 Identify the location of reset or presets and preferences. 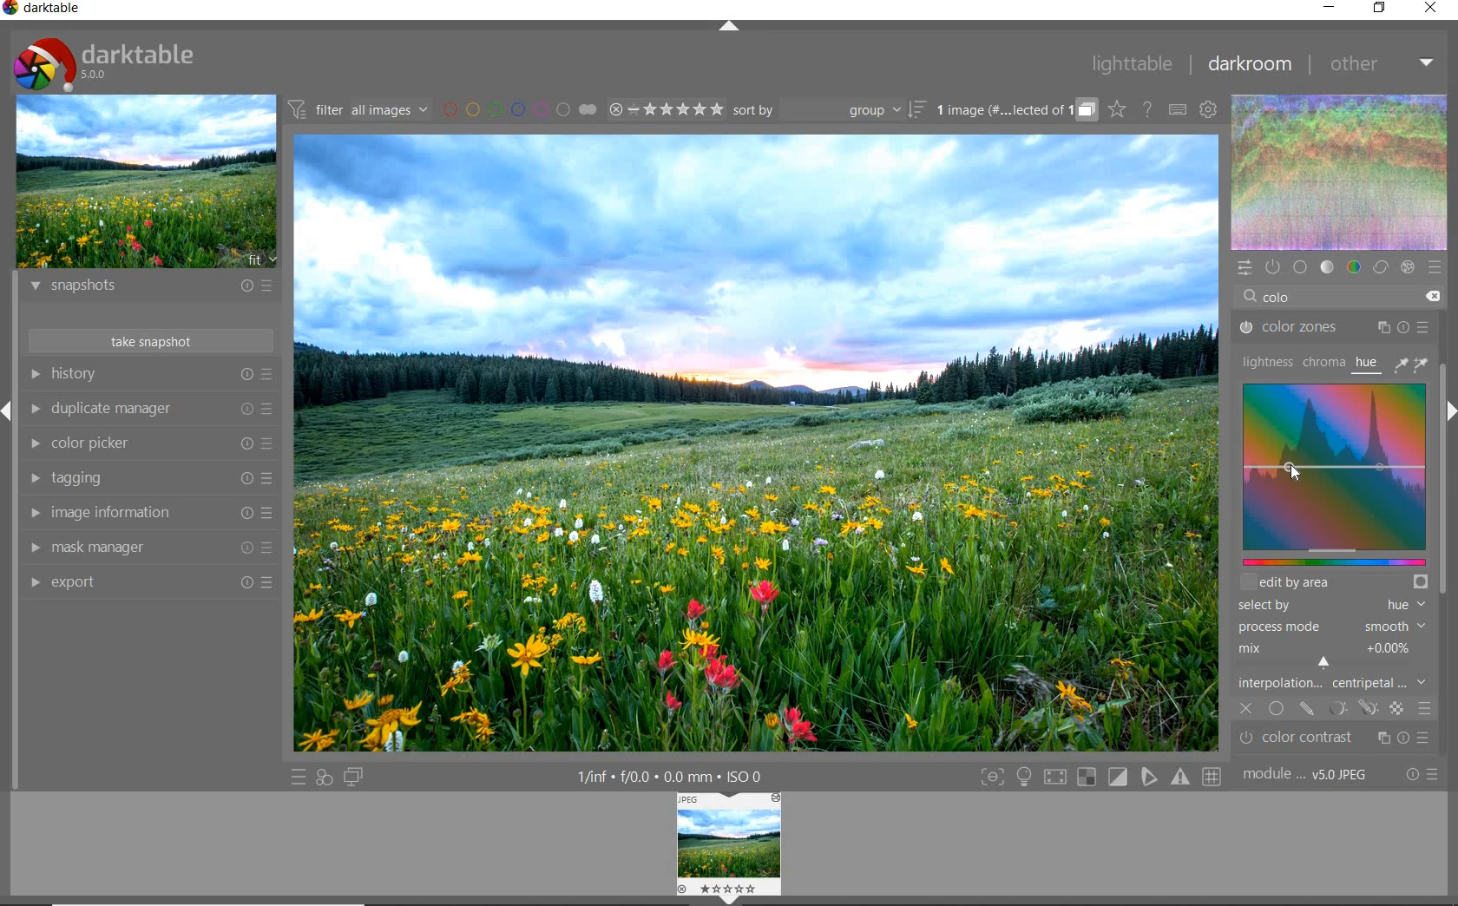
(1423, 775).